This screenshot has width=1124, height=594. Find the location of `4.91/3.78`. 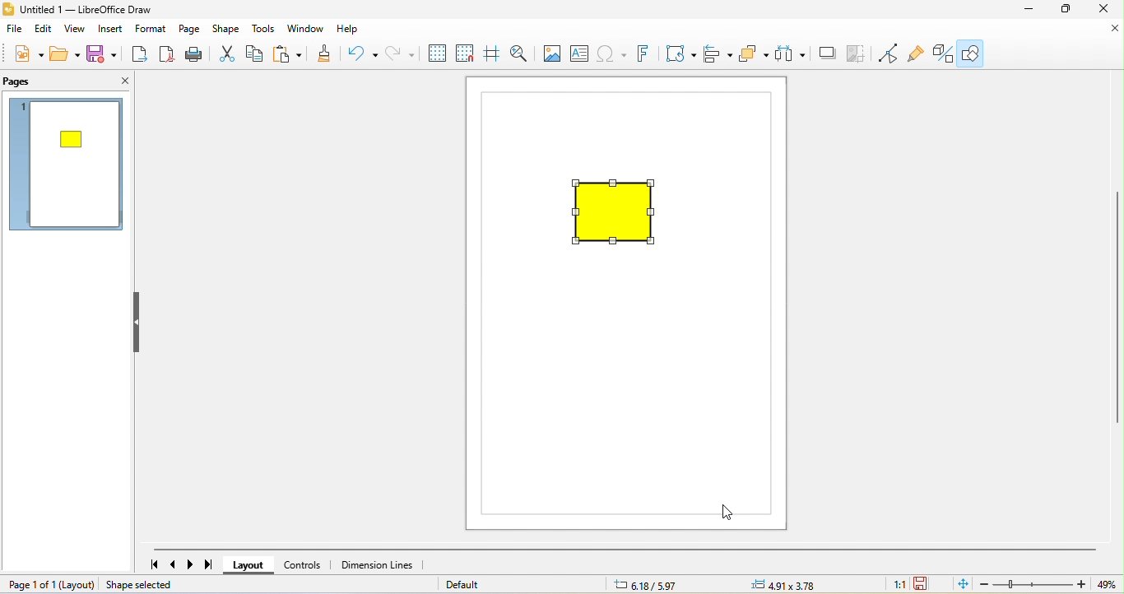

4.91/3.78 is located at coordinates (785, 585).